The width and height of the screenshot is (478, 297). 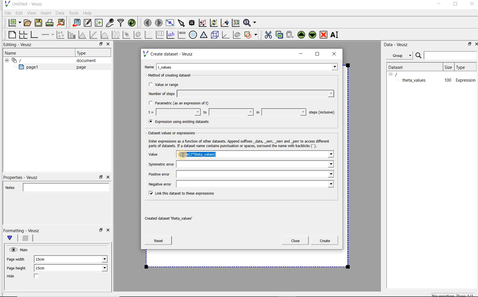 What do you see at coordinates (149, 66) in the screenshot?
I see `Name` at bounding box center [149, 66].